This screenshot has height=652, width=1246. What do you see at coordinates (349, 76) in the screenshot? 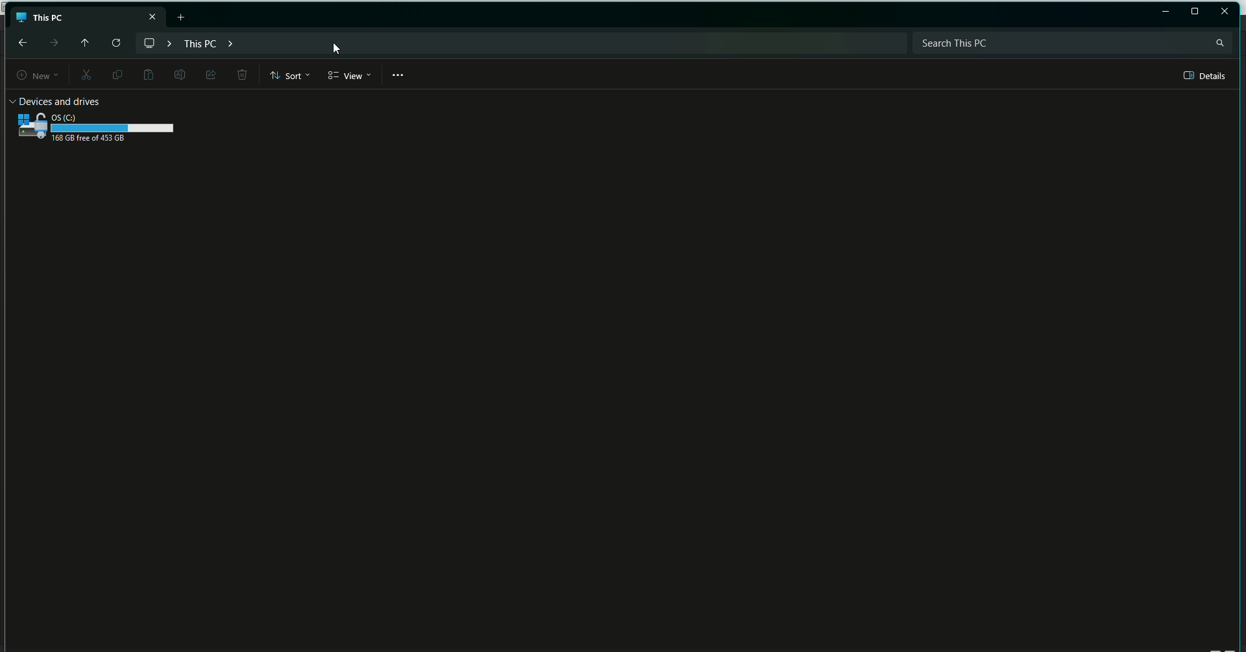
I see `View` at bounding box center [349, 76].